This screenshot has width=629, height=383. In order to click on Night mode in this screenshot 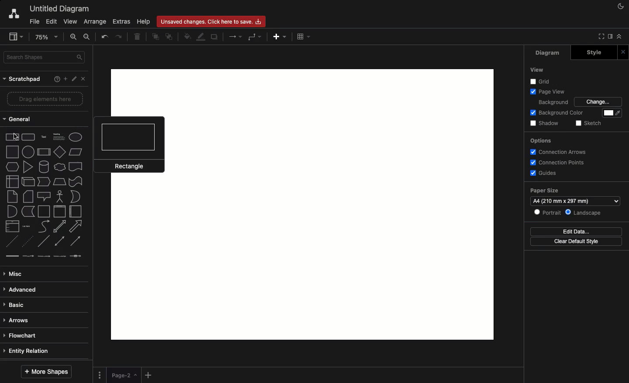, I will do `click(620, 6)`.